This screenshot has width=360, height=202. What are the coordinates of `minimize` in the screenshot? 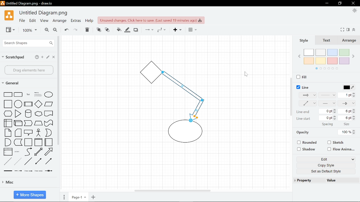 It's located at (327, 3).